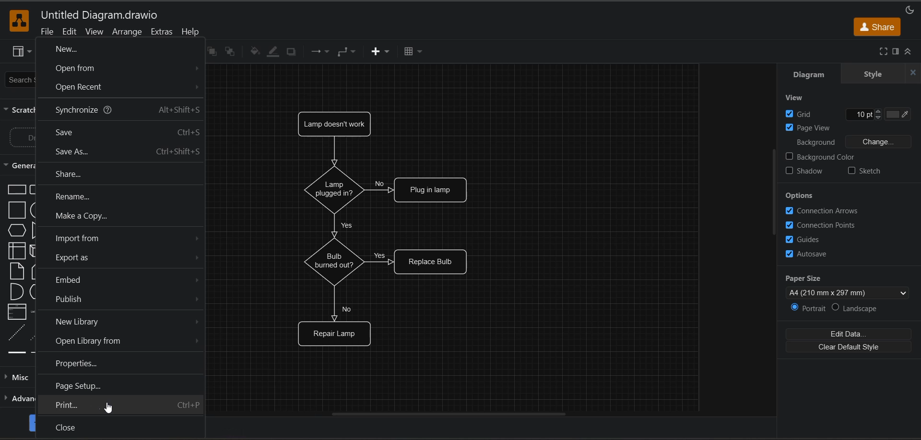  What do you see at coordinates (910, 72) in the screenshot?
I see `hide` at bounding box center [910, 72].